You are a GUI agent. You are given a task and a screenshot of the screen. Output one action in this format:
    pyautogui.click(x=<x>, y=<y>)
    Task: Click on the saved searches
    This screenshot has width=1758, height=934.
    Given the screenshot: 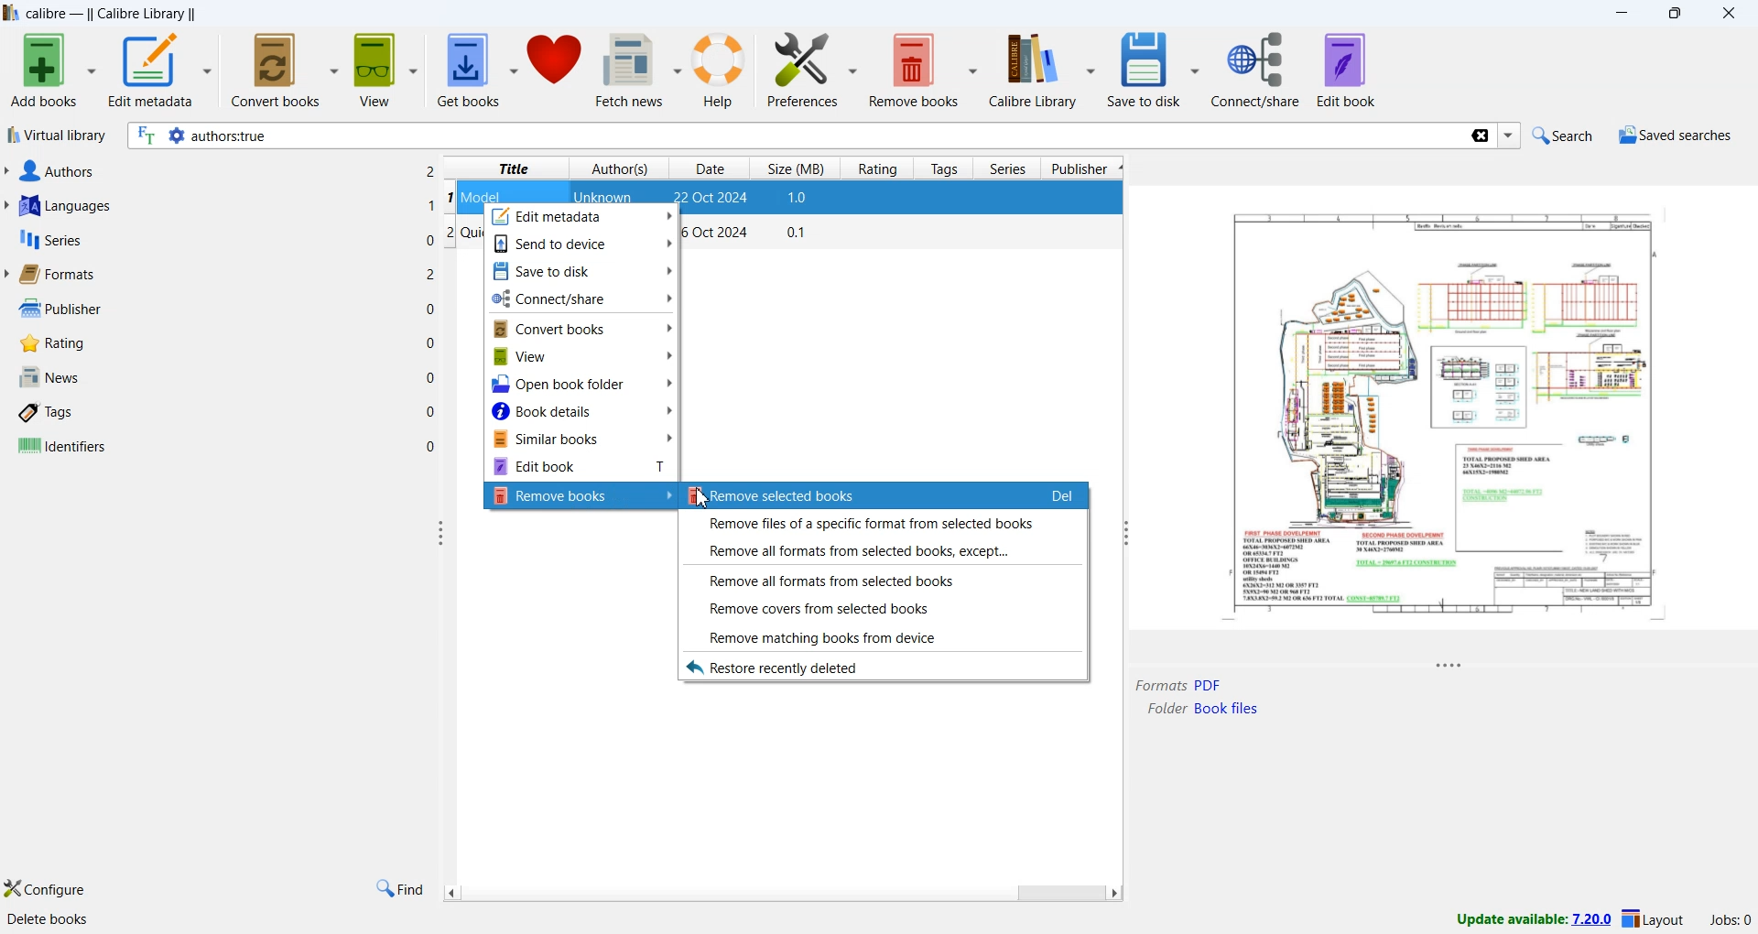 What is the action you would take?
    pyautogui.click(x=1674, y=137)
    